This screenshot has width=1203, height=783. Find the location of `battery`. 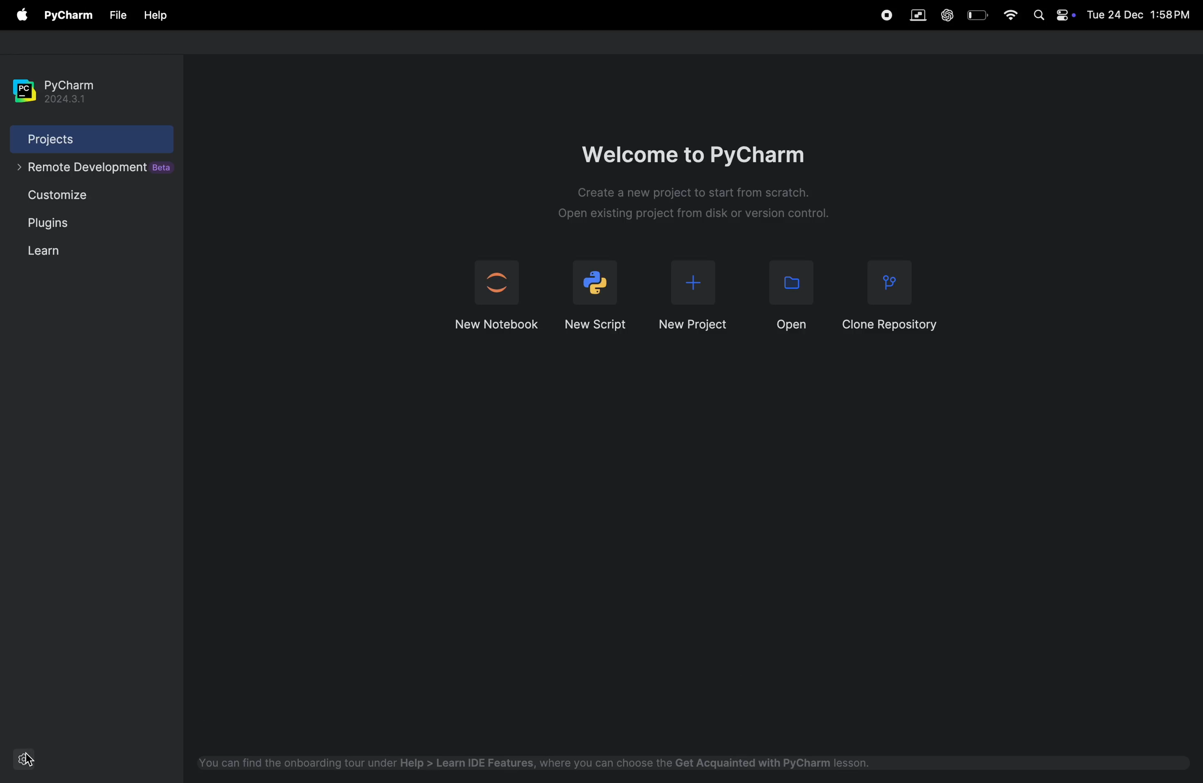

battery is located at coordinates (977, 15).